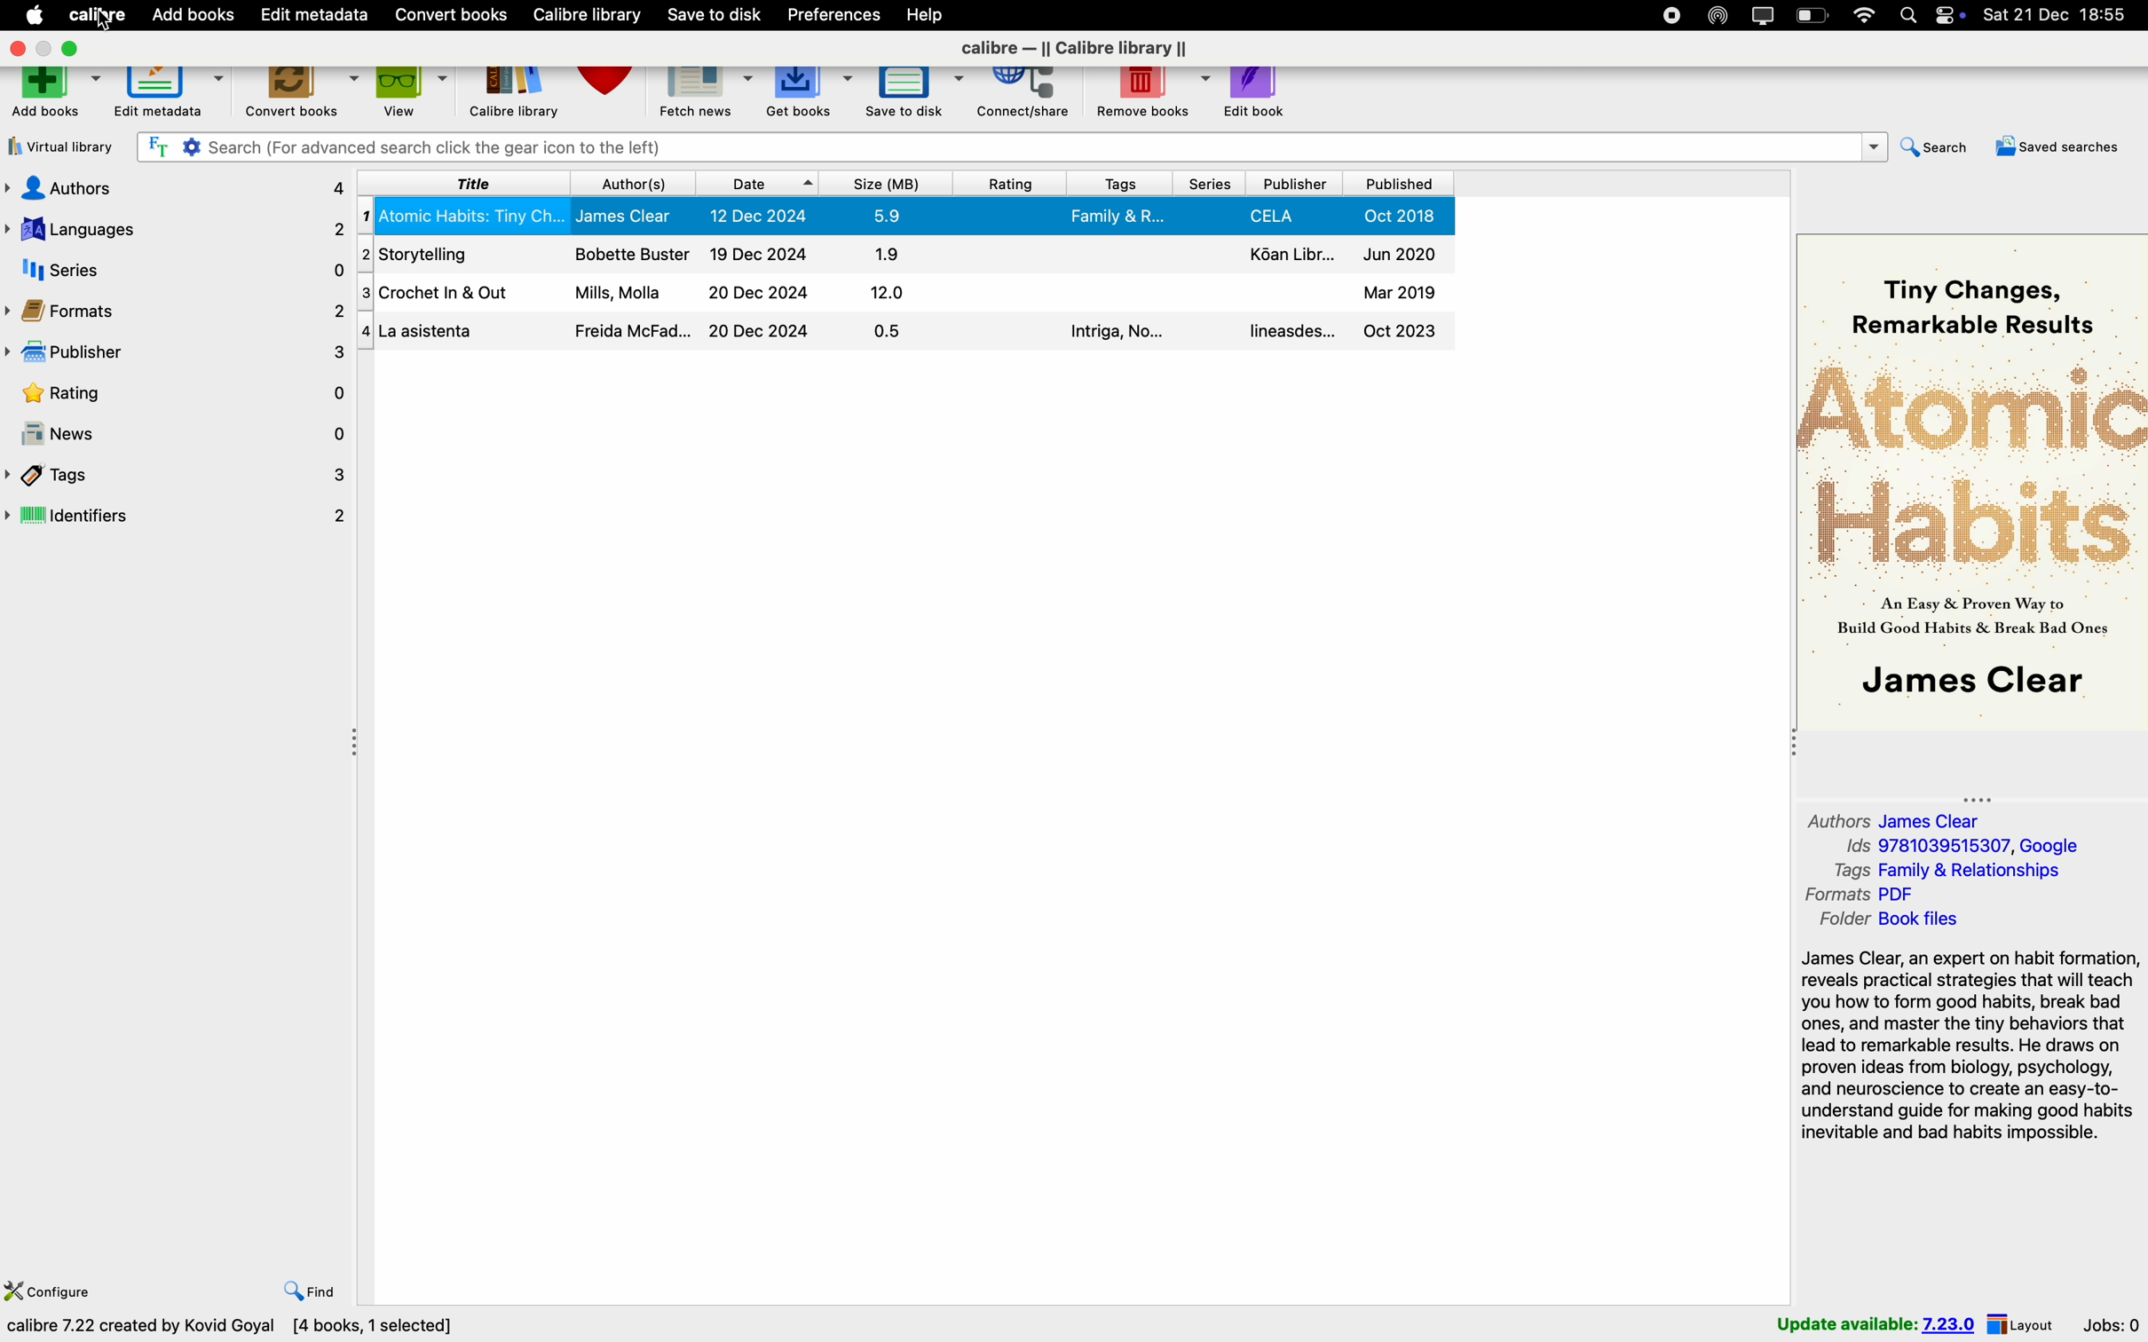 This screenshot has height=1342, width=2148. What do you see at coordinates (453, 15) in the screenshot?
I see `convert books` at bounding box center [453, 15].